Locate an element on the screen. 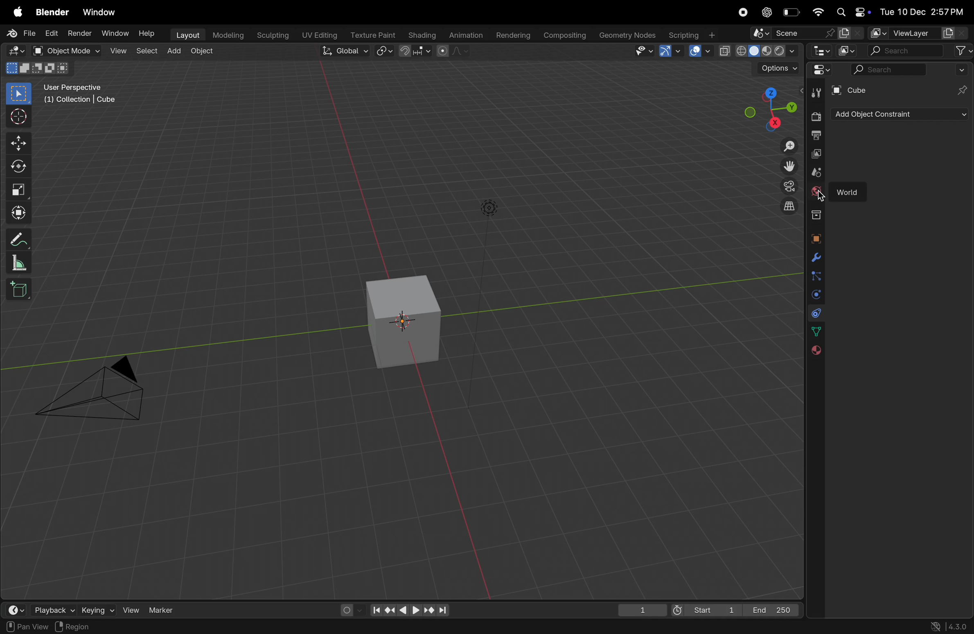 The width and height of the screenshot is (974, 634). Display mode is located at coordinates (848, 50).